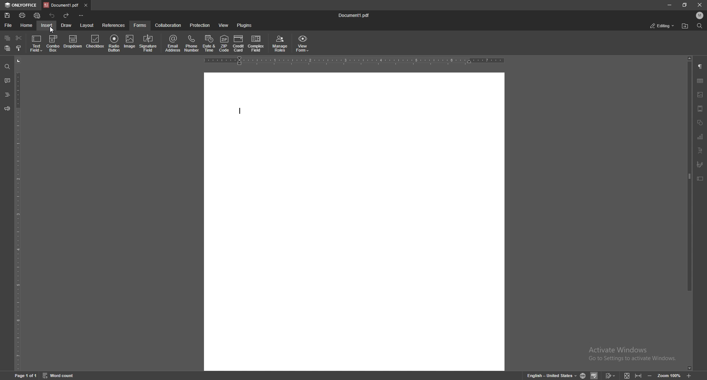 The width and height of the screenshot is (707, 380). Describe the element at coordinates (256, 43) in the screenshot. I see `complex field` at that location.